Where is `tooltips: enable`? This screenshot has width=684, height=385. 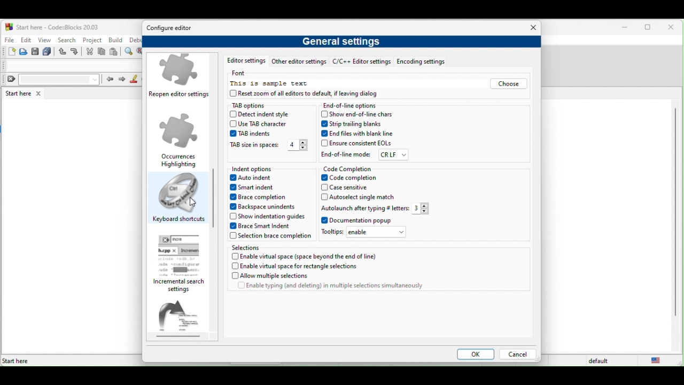 tooltips: enable is located at coordinates (367, 234).